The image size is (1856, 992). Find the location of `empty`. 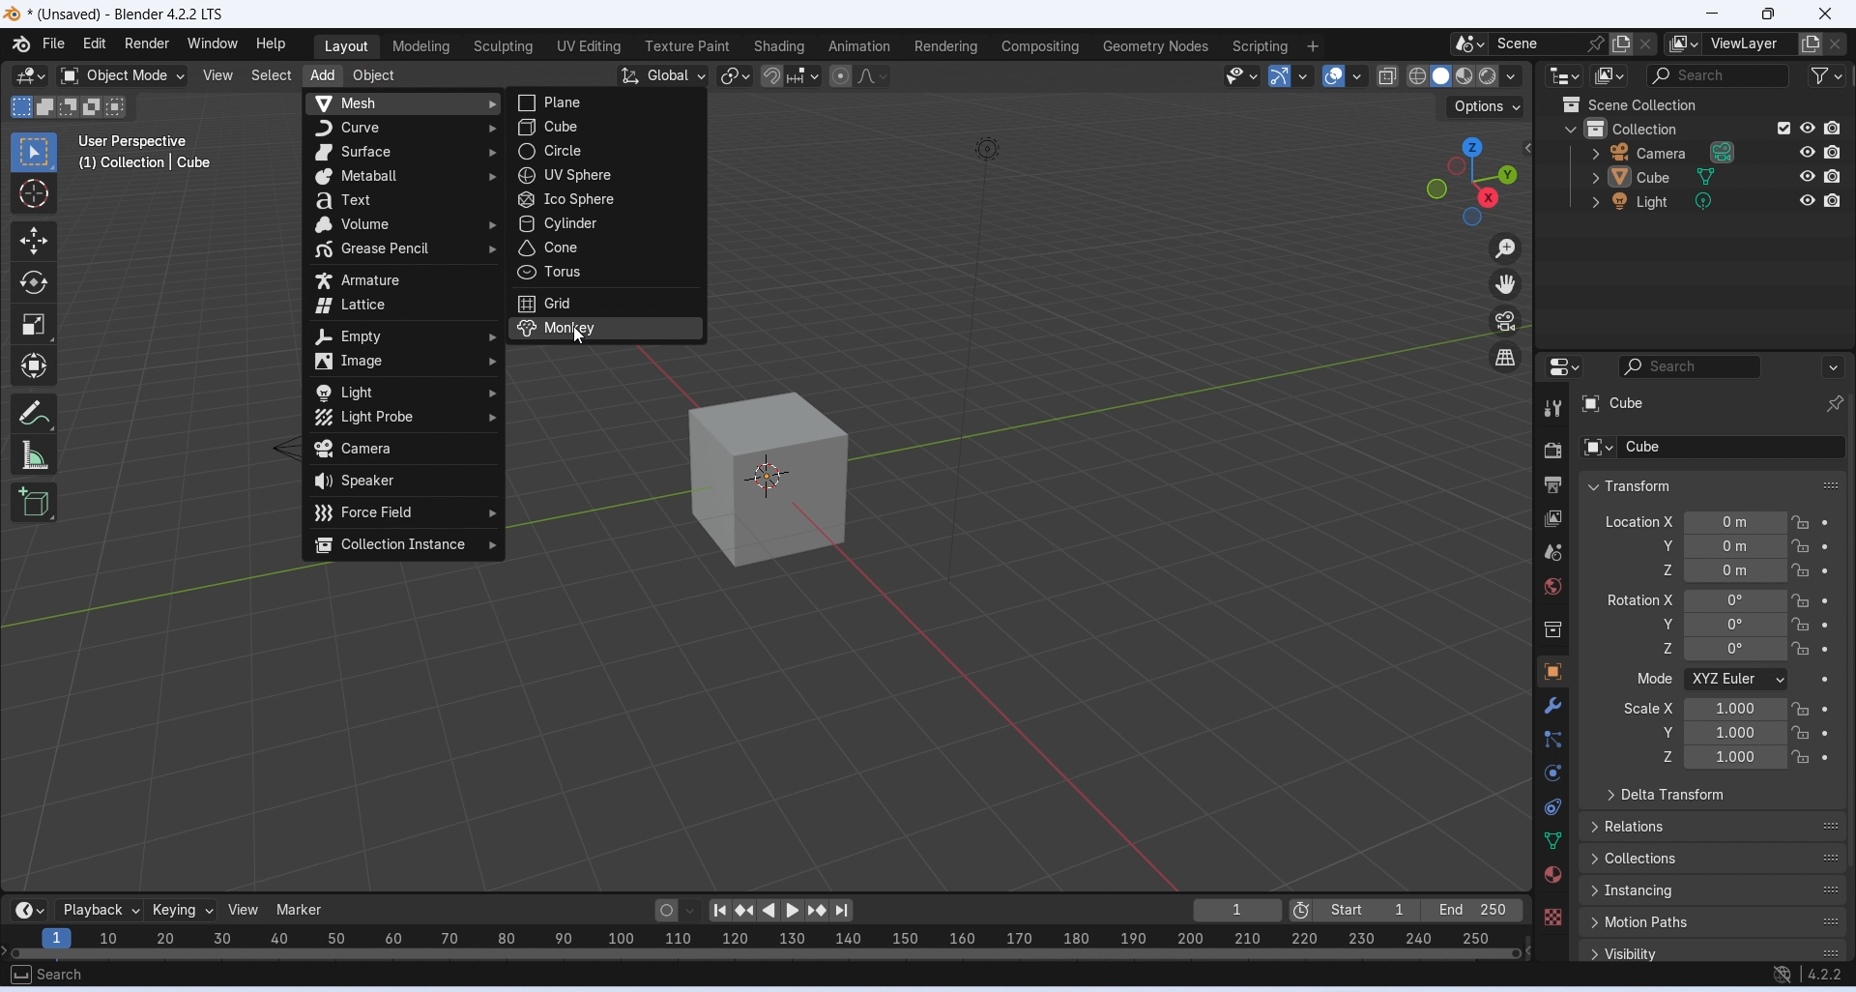

empty is located at coordinates (403, 336).